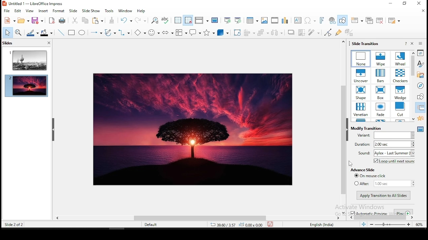  Describe the element at coordinates (381, 92) in the screenshot. I see `transition effects` at that location.